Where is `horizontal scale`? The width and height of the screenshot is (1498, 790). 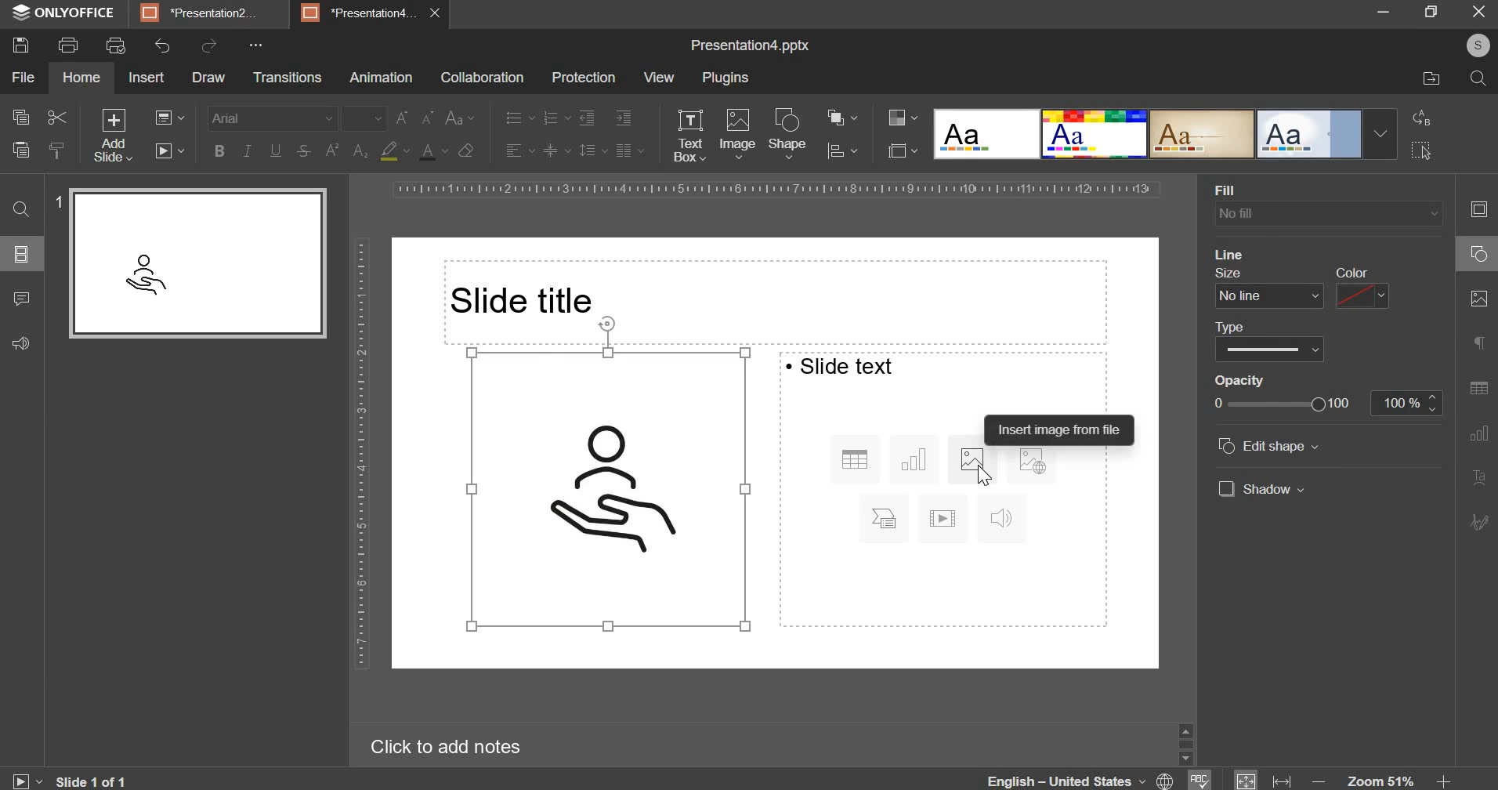
horizontal scale is located at coordinates (776, 188).